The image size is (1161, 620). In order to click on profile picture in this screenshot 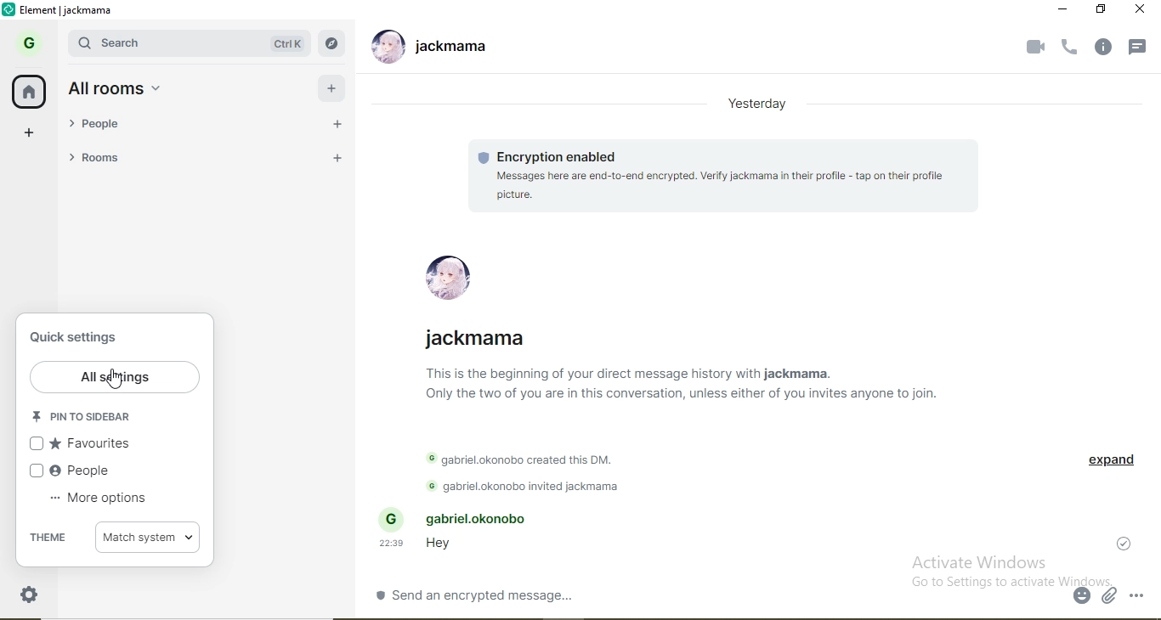, I will do `click(384, 48)`.